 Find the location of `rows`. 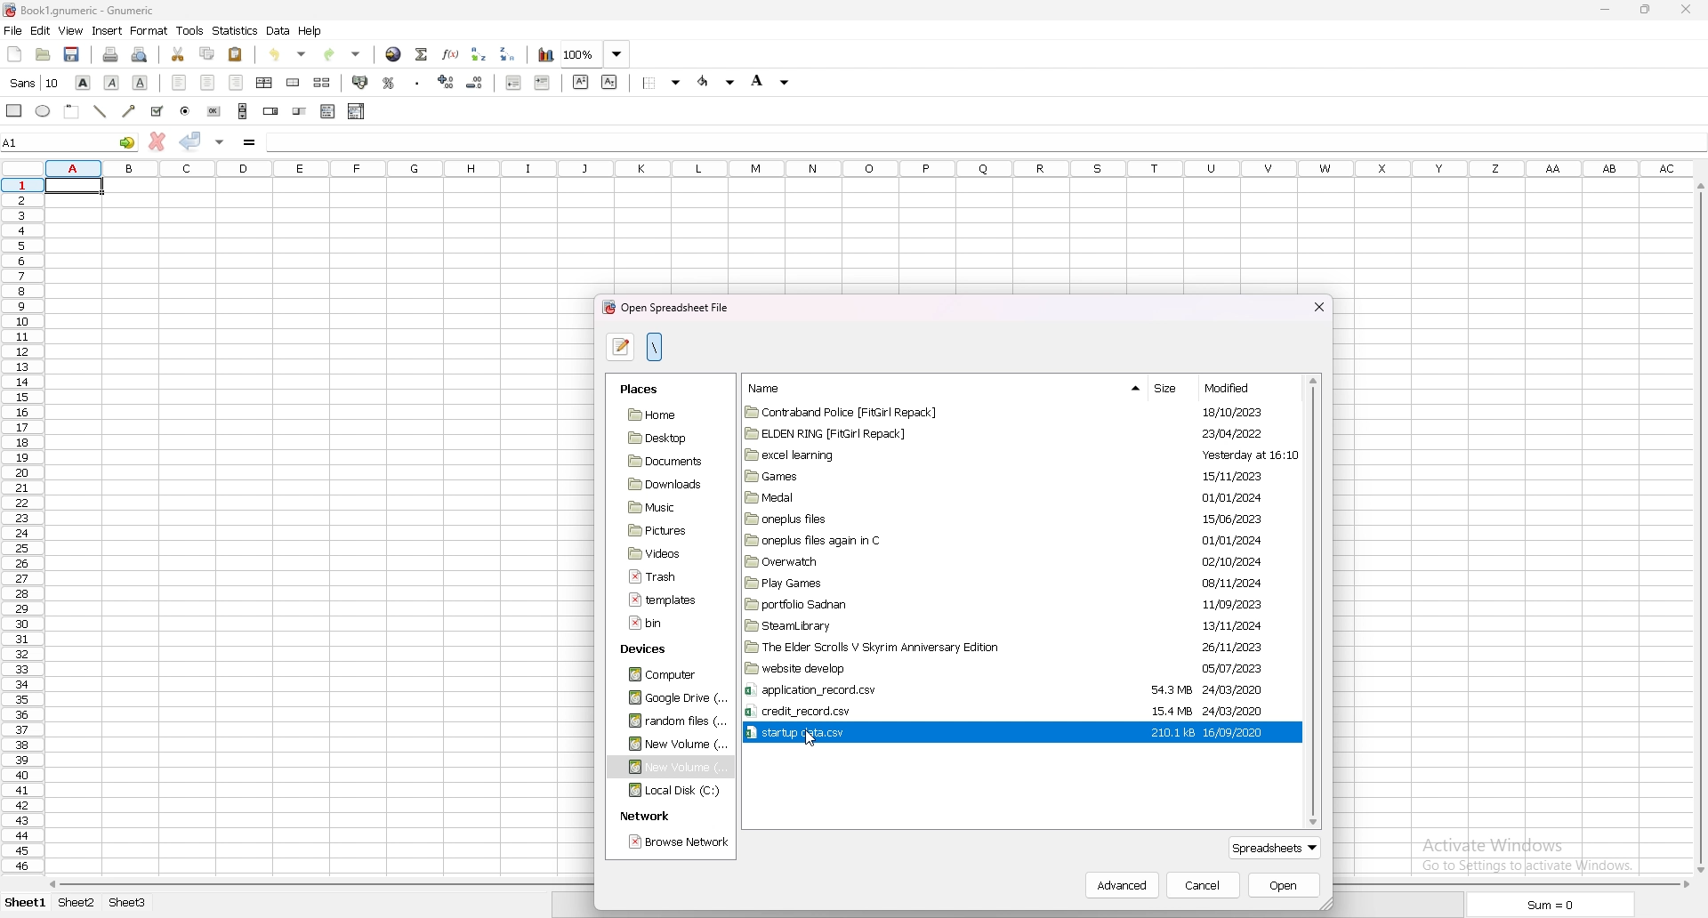

rows is located at coordinates (22, 527).